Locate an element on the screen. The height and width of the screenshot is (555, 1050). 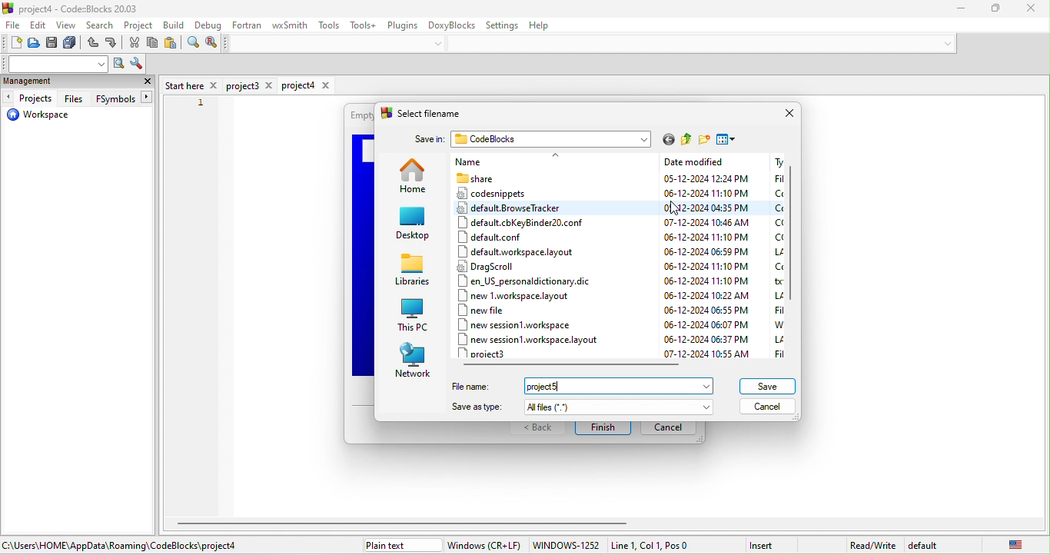
date modified is located at coordinates (707, 258).